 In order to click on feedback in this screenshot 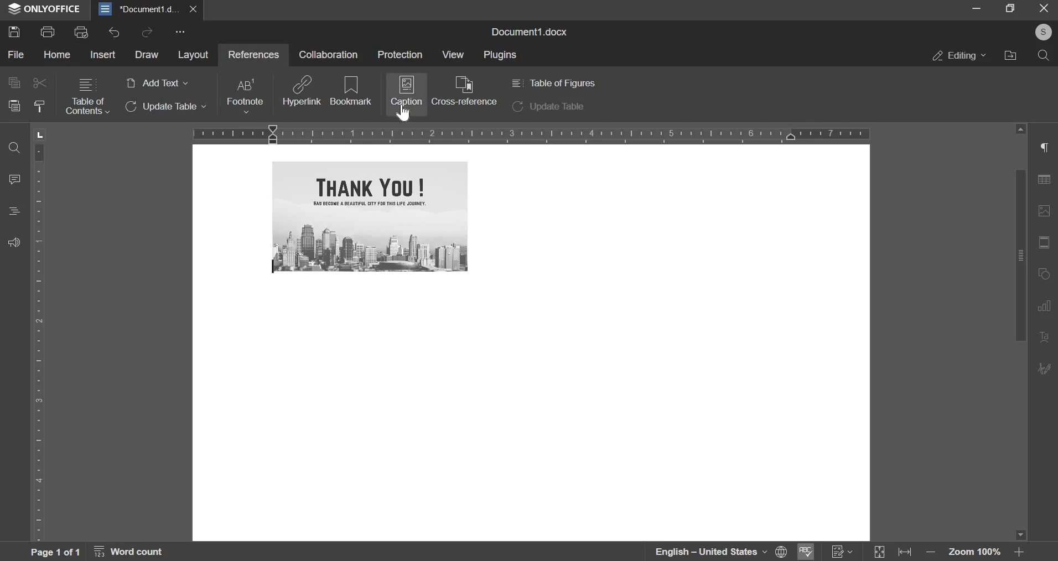, I will do `click(14, 242)`.